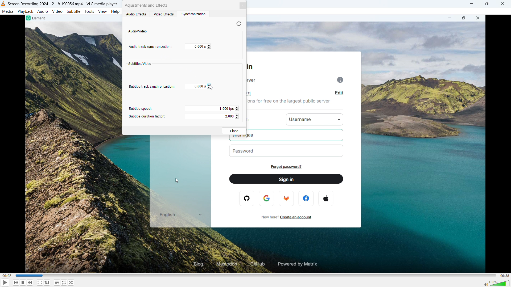 The width and height of the screenshot is (511, 287). What do you see at coordinates (40, 282) in the screenshot?
I see `fullscreen` at bounding box center [40, 282].